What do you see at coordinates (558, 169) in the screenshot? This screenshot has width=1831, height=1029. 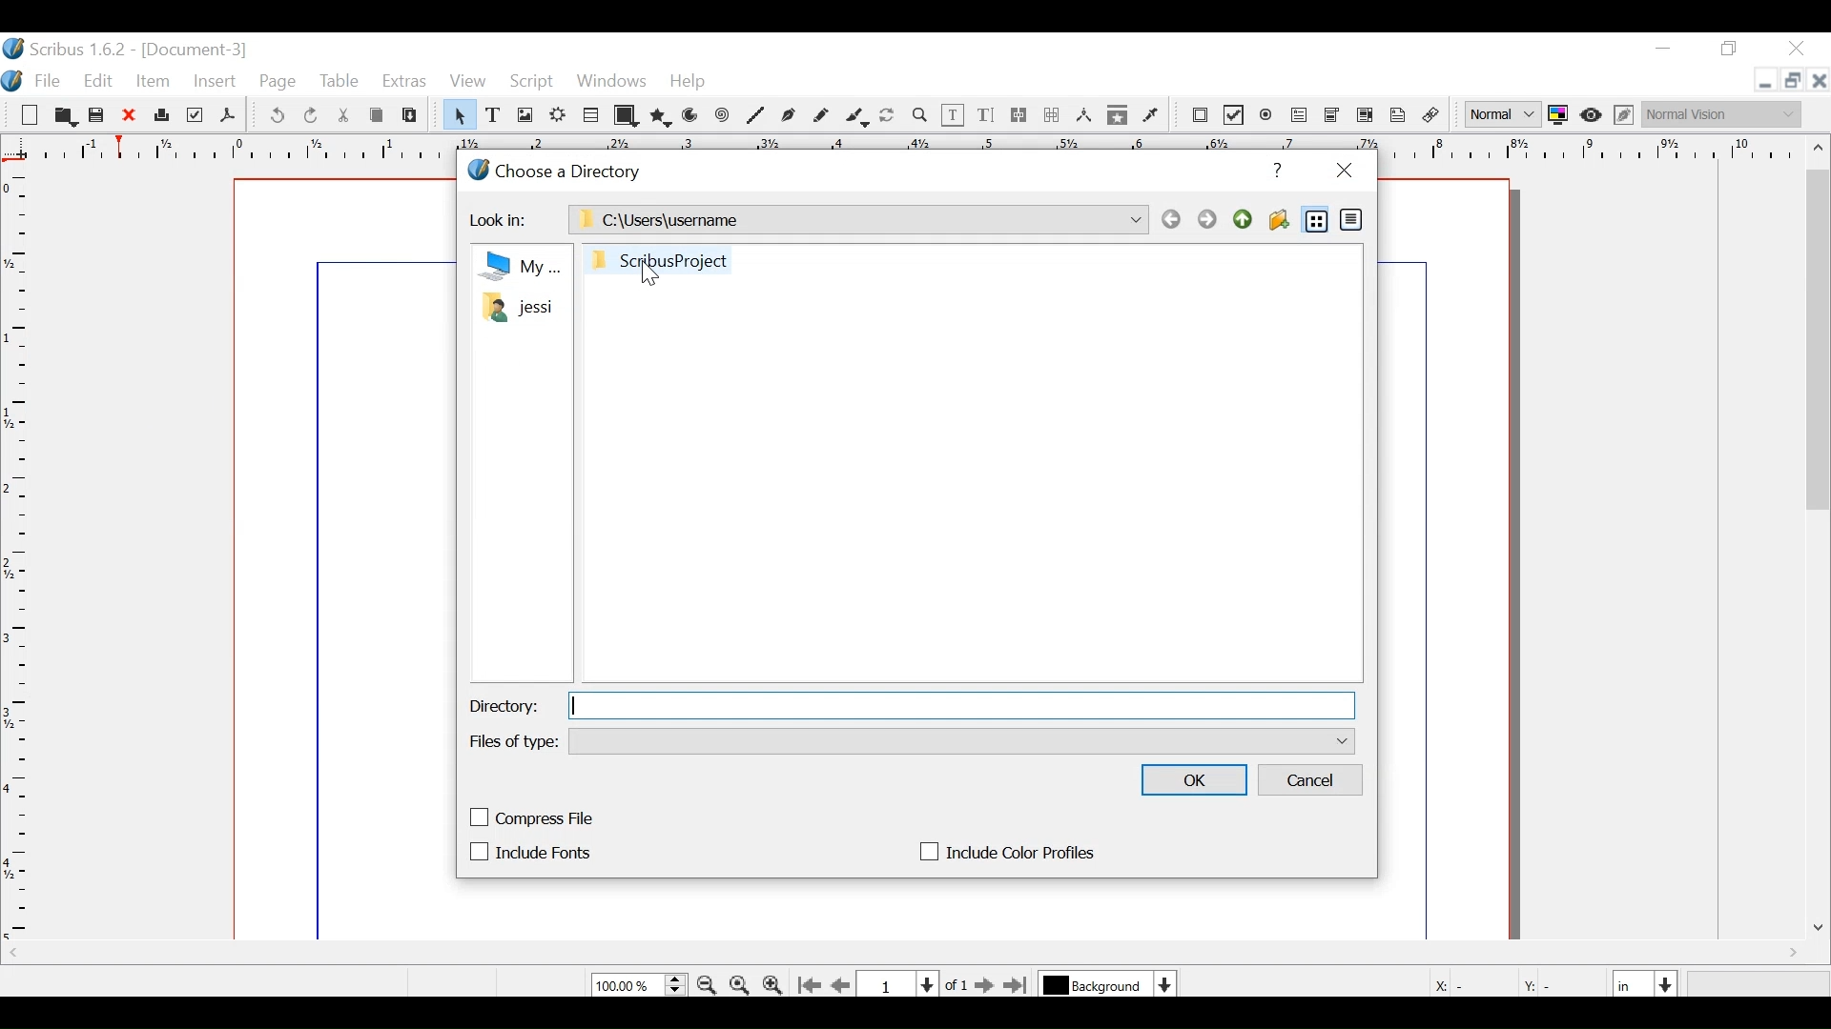 I see `Choose Directory` at bounding box center [558, 169].